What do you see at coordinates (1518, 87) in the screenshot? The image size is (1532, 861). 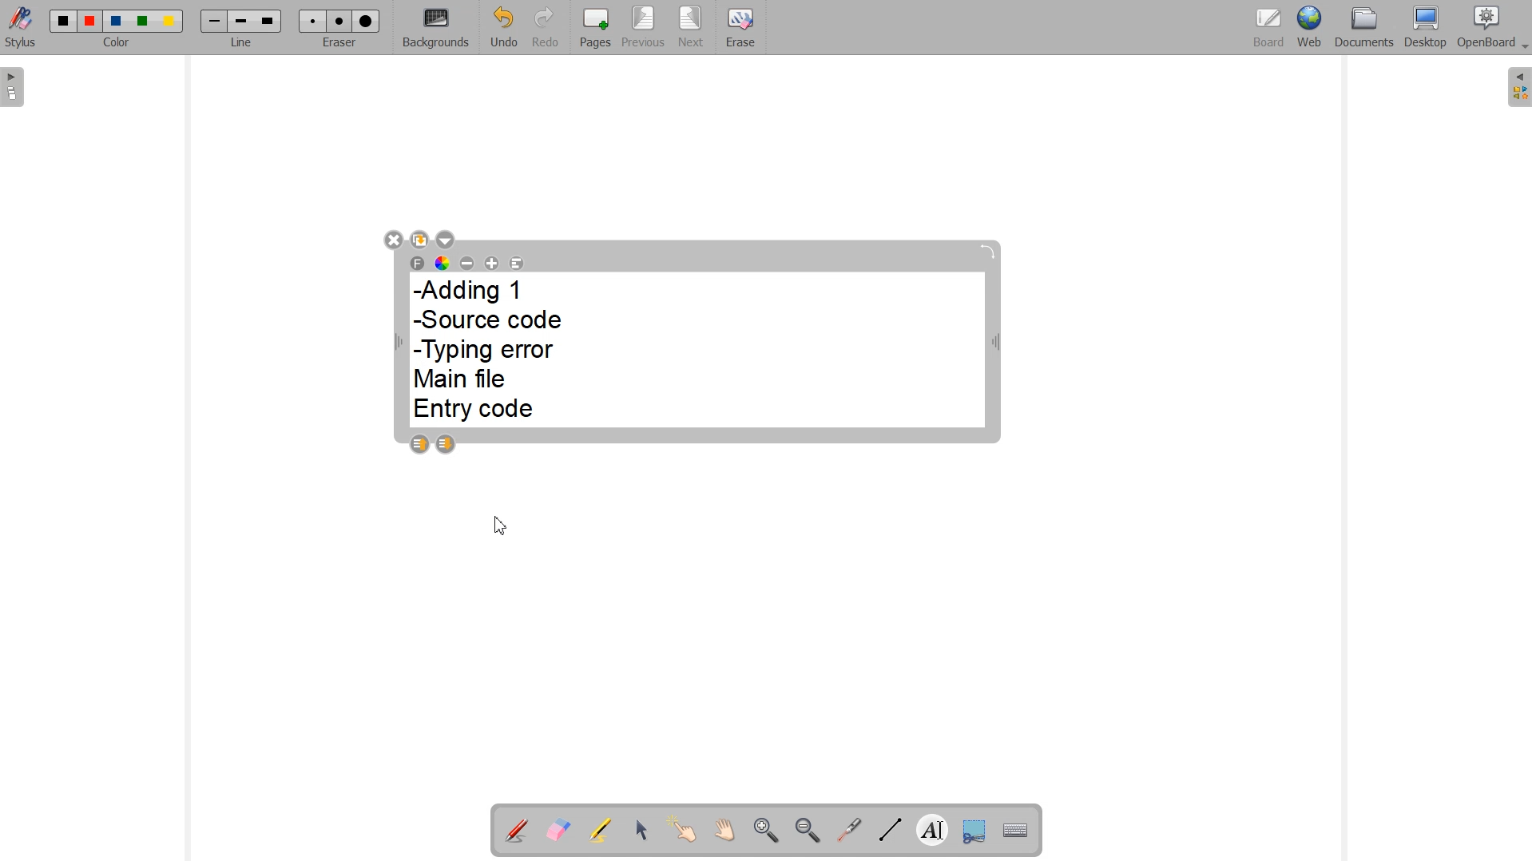 I see `The library (right panel)` at bounding box center [1518, 87].